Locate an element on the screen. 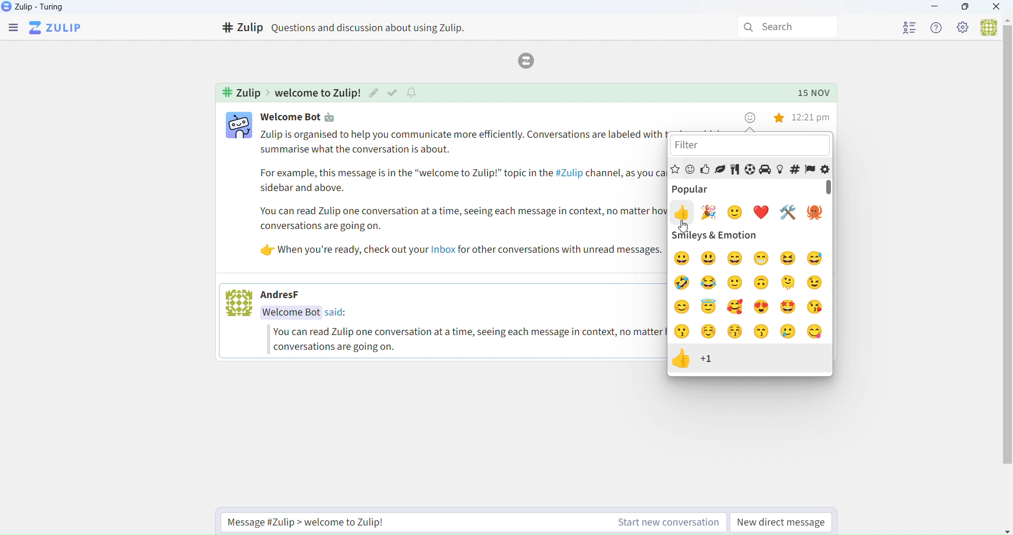 The height and width of the screenshot is (535, 1013). time is located at coordinates (813, 118).